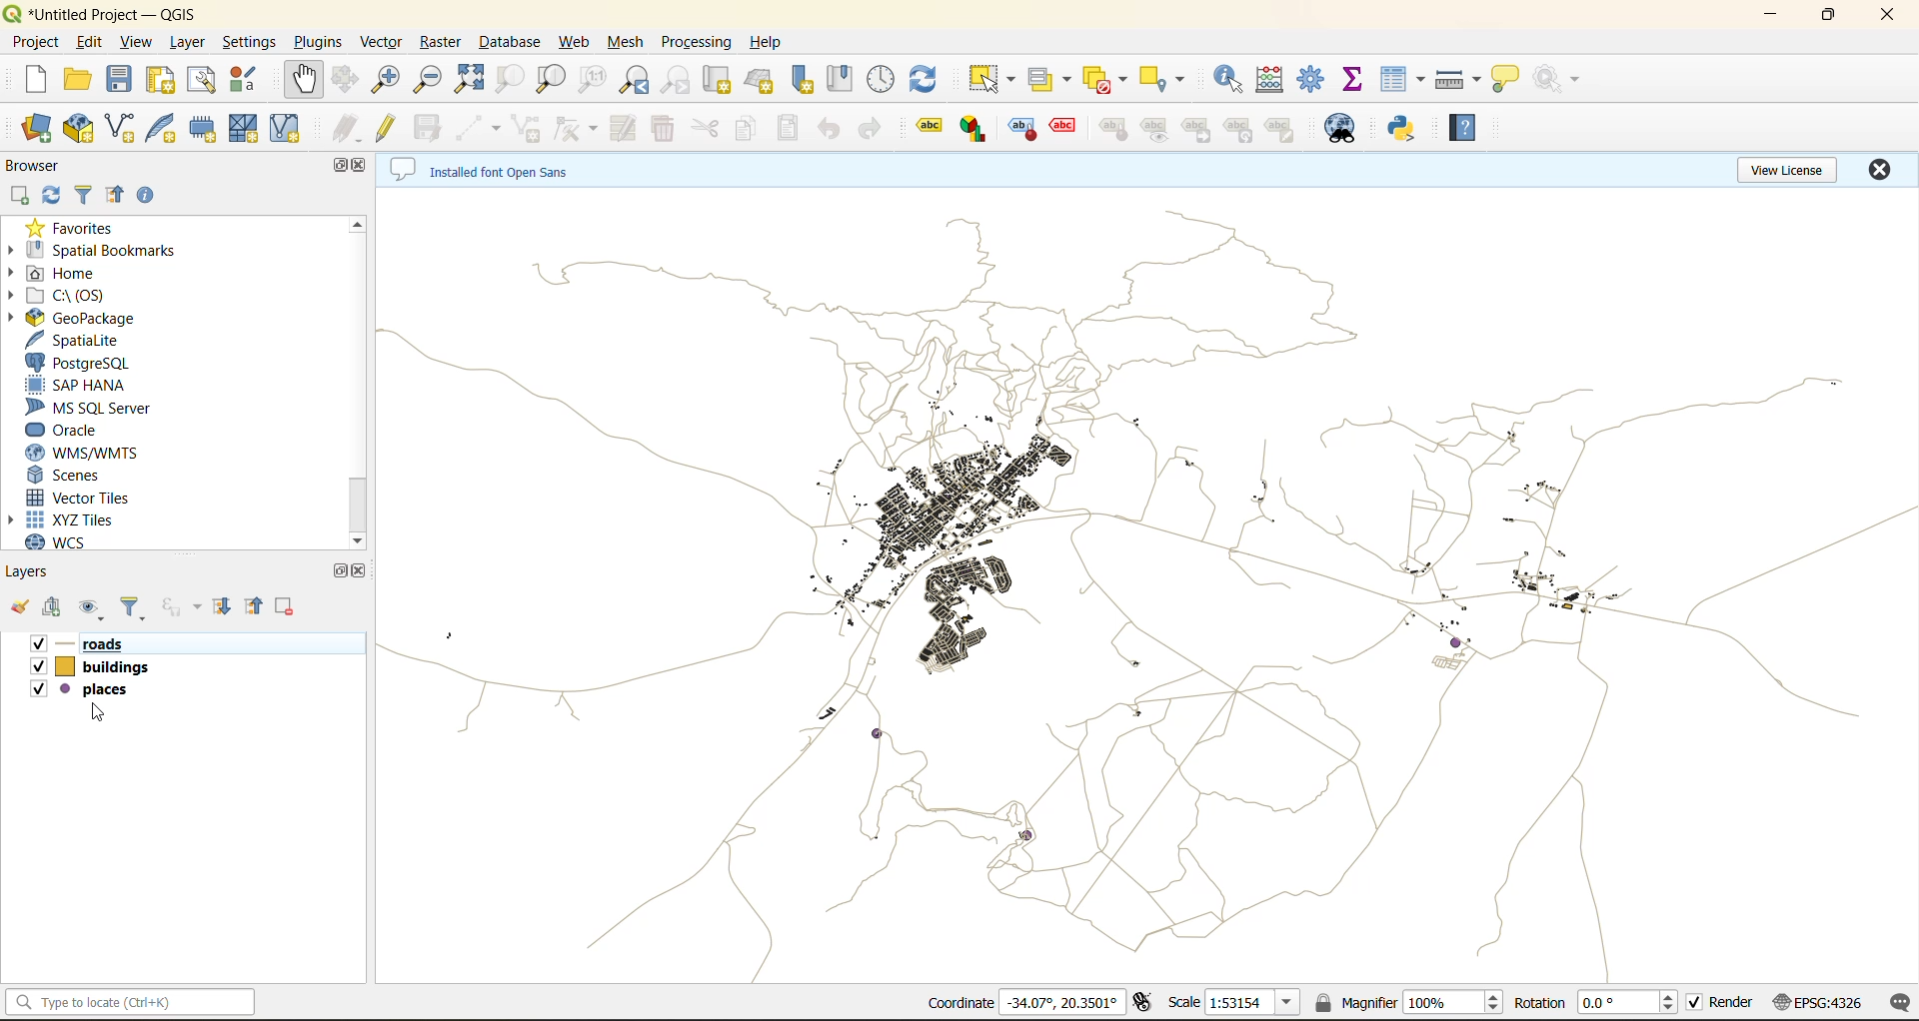 The width and height of the screenshot is (1919, 1021). I want to click on show spatial bookmark, so click(845, 80).